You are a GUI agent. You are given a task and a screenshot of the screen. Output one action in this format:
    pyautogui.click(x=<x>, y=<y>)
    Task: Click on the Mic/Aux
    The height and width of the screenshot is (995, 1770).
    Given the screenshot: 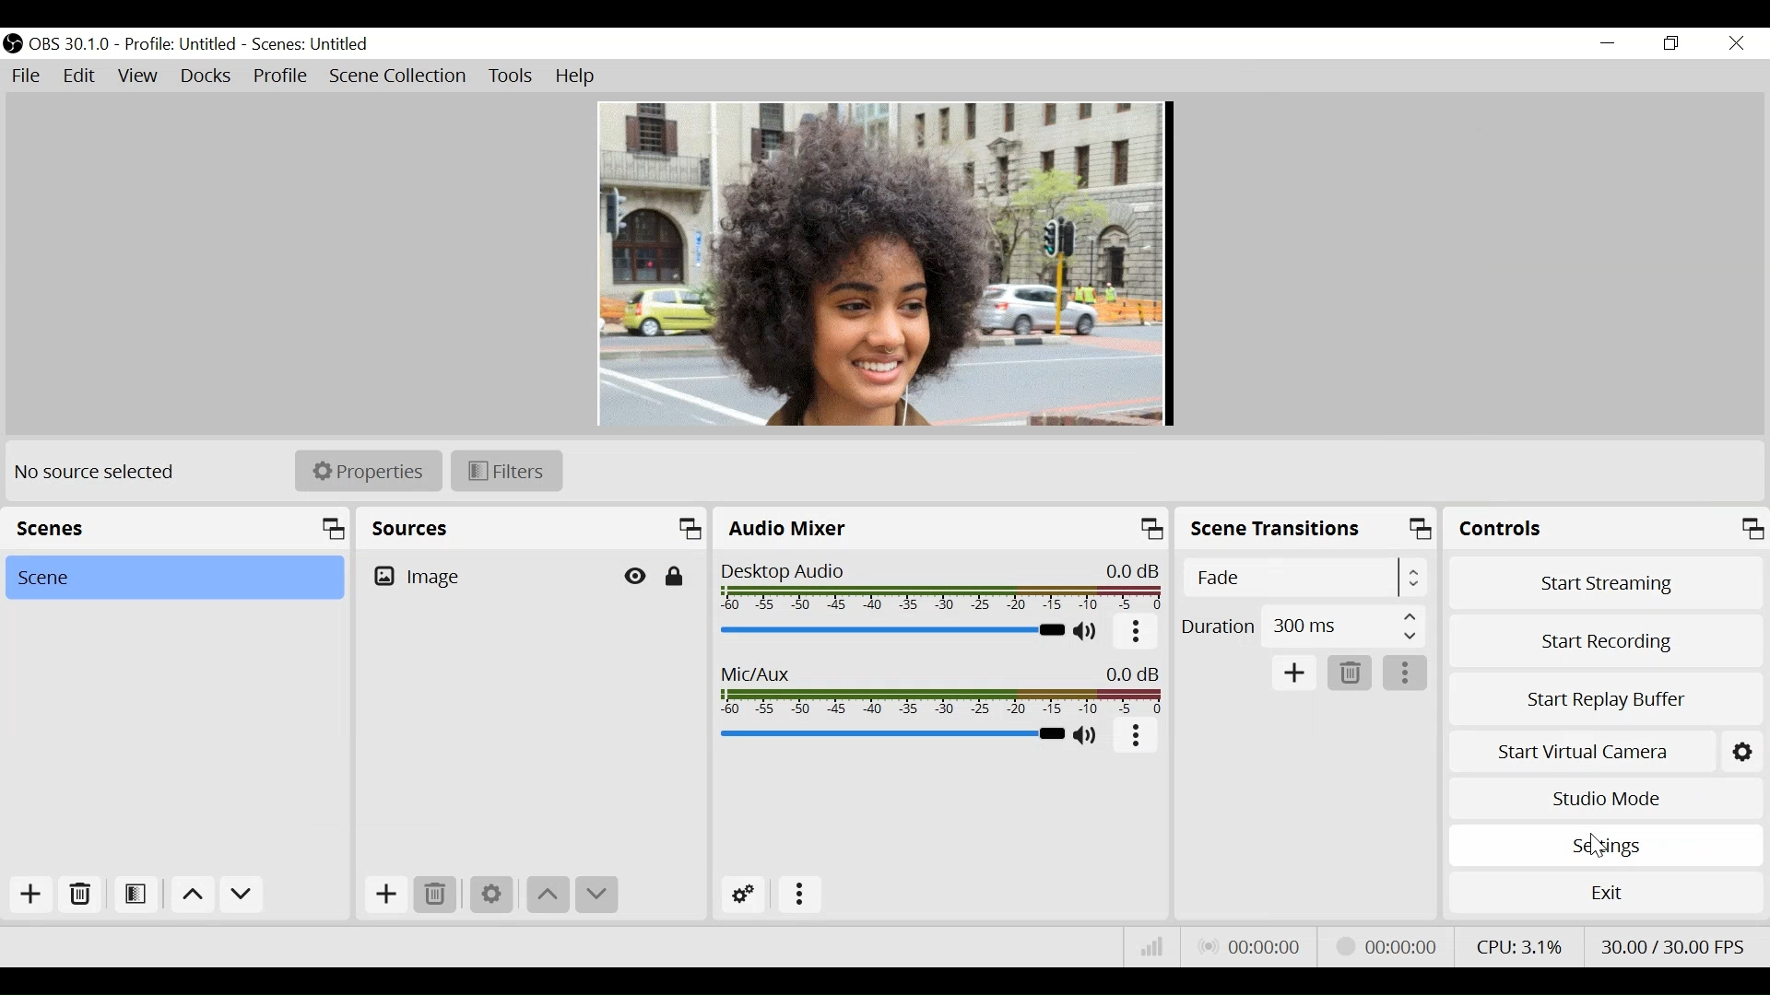 What is the action you would take?
    pyautogui.click(x=942, y=691)
    